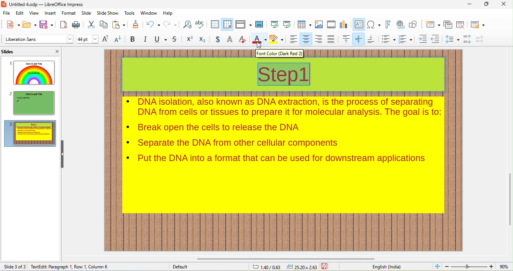 The width and height of the screenshot is (513, 271). Describe the element at coordinates (30, 133) in the screenshot. I see `slide3` at that location.